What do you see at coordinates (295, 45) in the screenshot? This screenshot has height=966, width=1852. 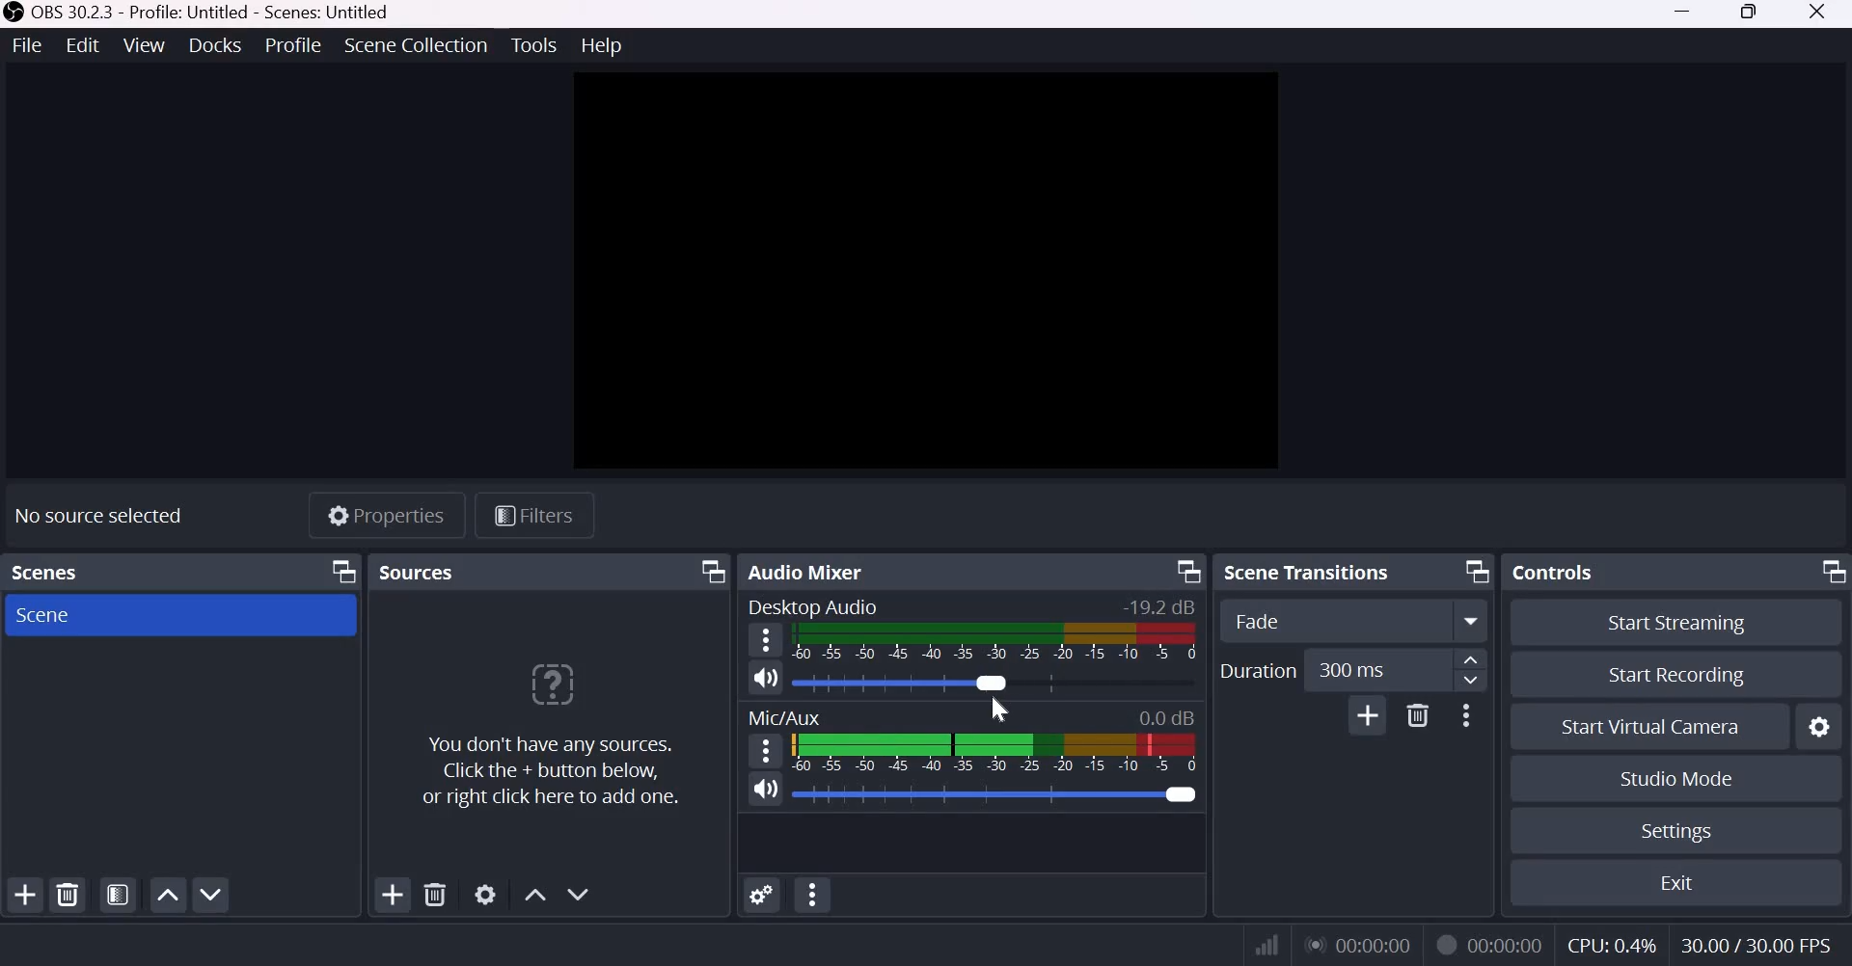 I see `Profile` at bounding box center [295, 45].